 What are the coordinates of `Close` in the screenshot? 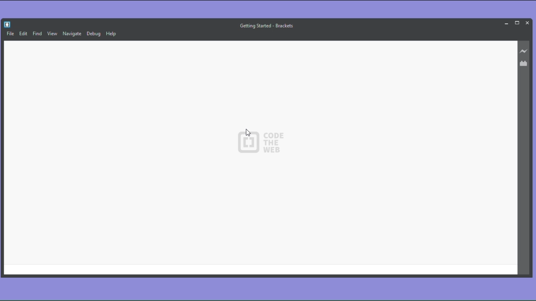 It's located at (528, 22).